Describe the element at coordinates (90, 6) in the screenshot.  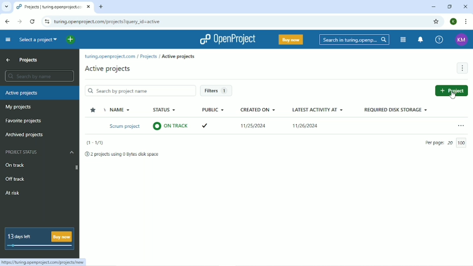
I see `close` at that location.